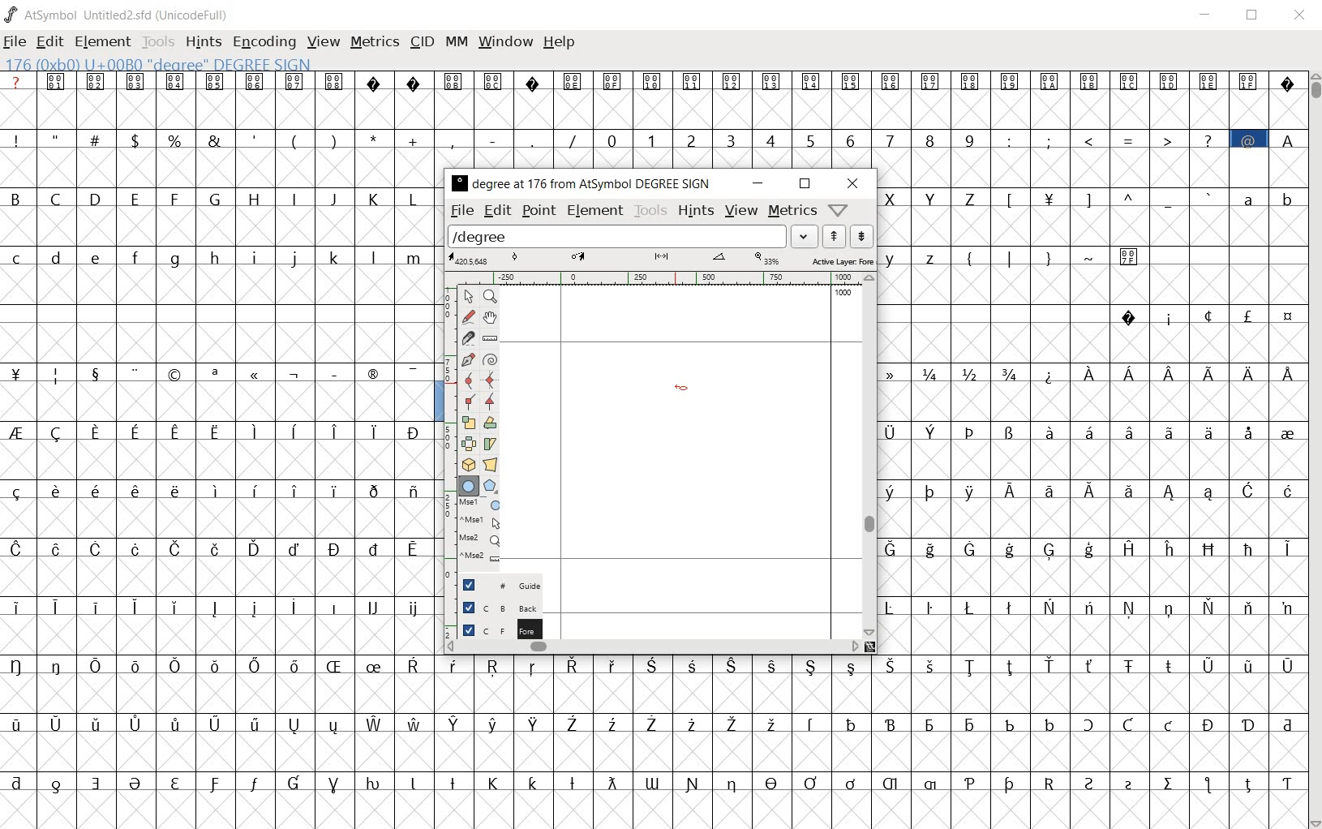 Image resolution: width=1322 pixels, height=829 pixels. What do you see at coordinates (650, 211) in the screenshot?
I see `tools` at bounding box center [650, 211].